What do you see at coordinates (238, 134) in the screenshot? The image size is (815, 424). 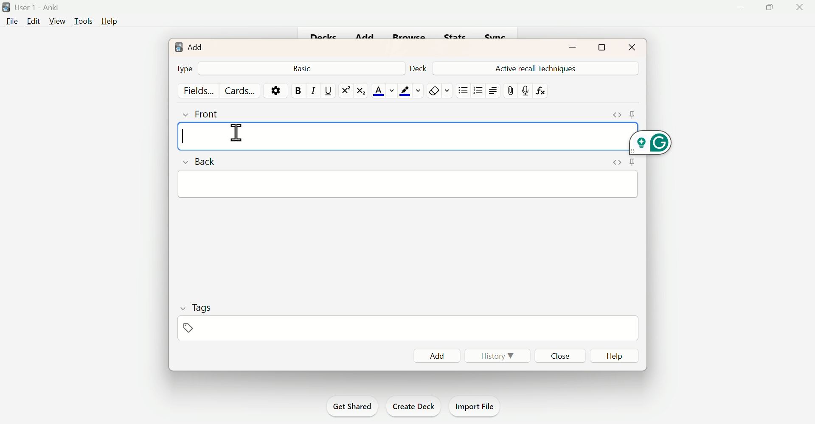 I see `Cursor` at bounding box center [238, 134].